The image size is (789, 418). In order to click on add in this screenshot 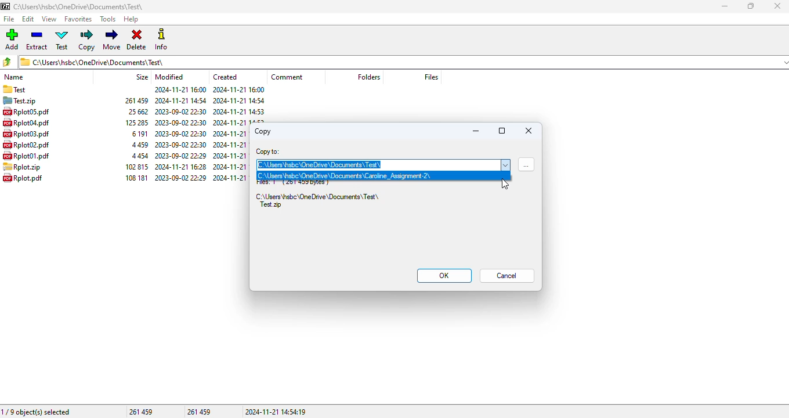, I will do `click(12, 39)`.